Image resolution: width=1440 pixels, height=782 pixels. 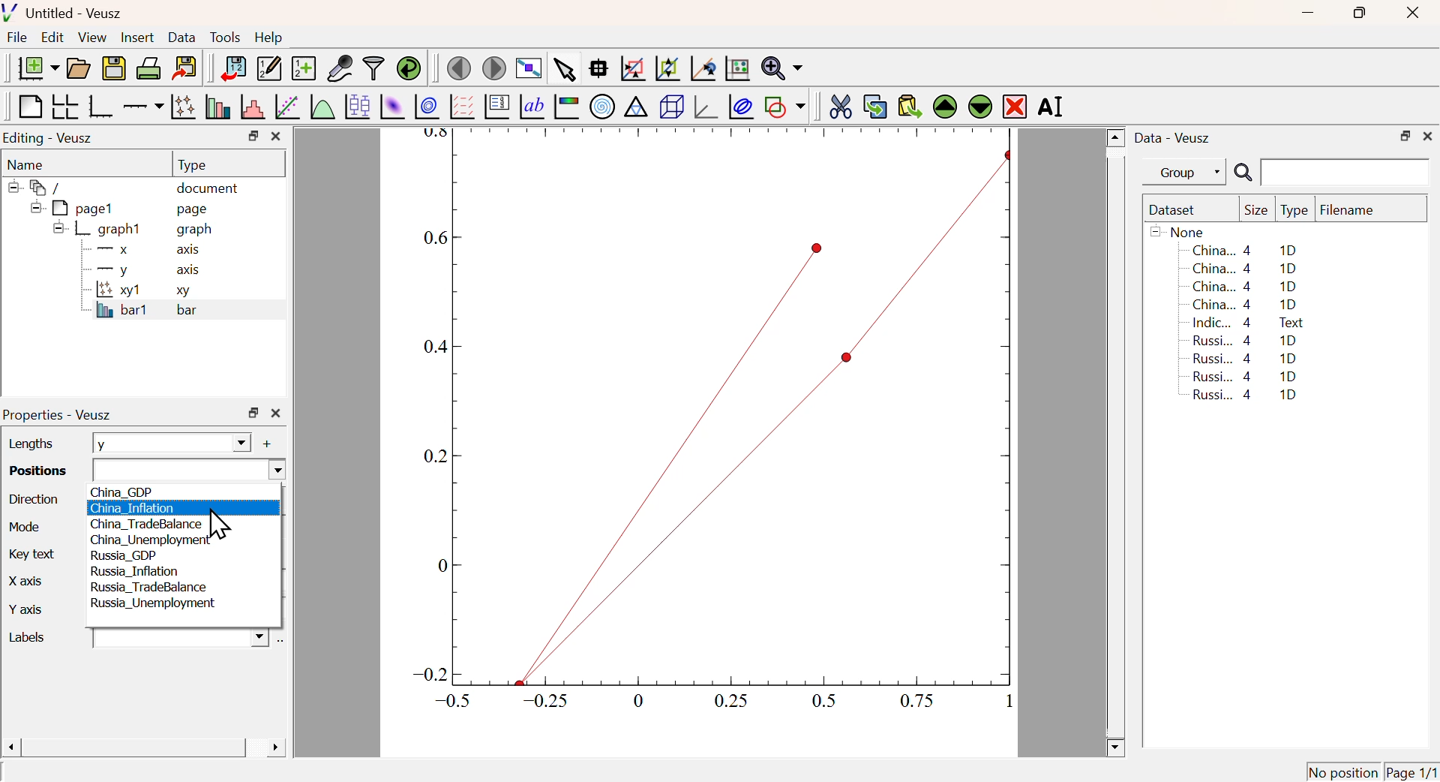 I want to click on Minimize, so click(x=1308, y=14).